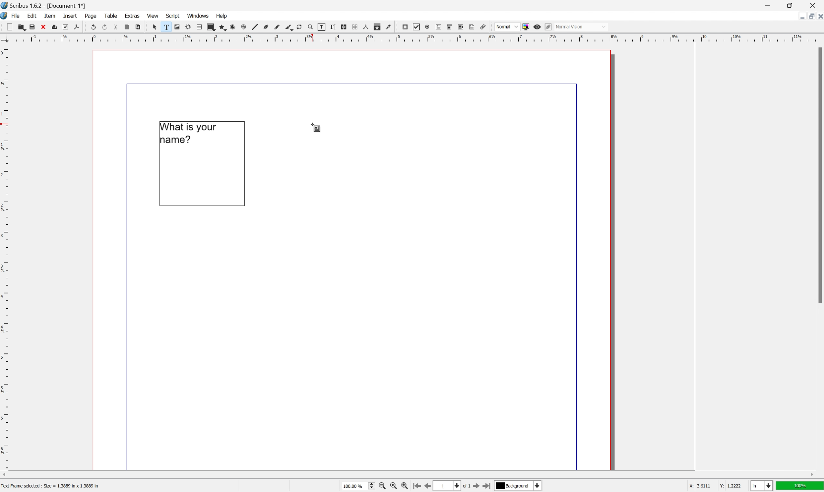 This screenshot has width=824, height=492. Describe the element at coordinates (198, 16) in the screenshot. I see `windows` at that location.